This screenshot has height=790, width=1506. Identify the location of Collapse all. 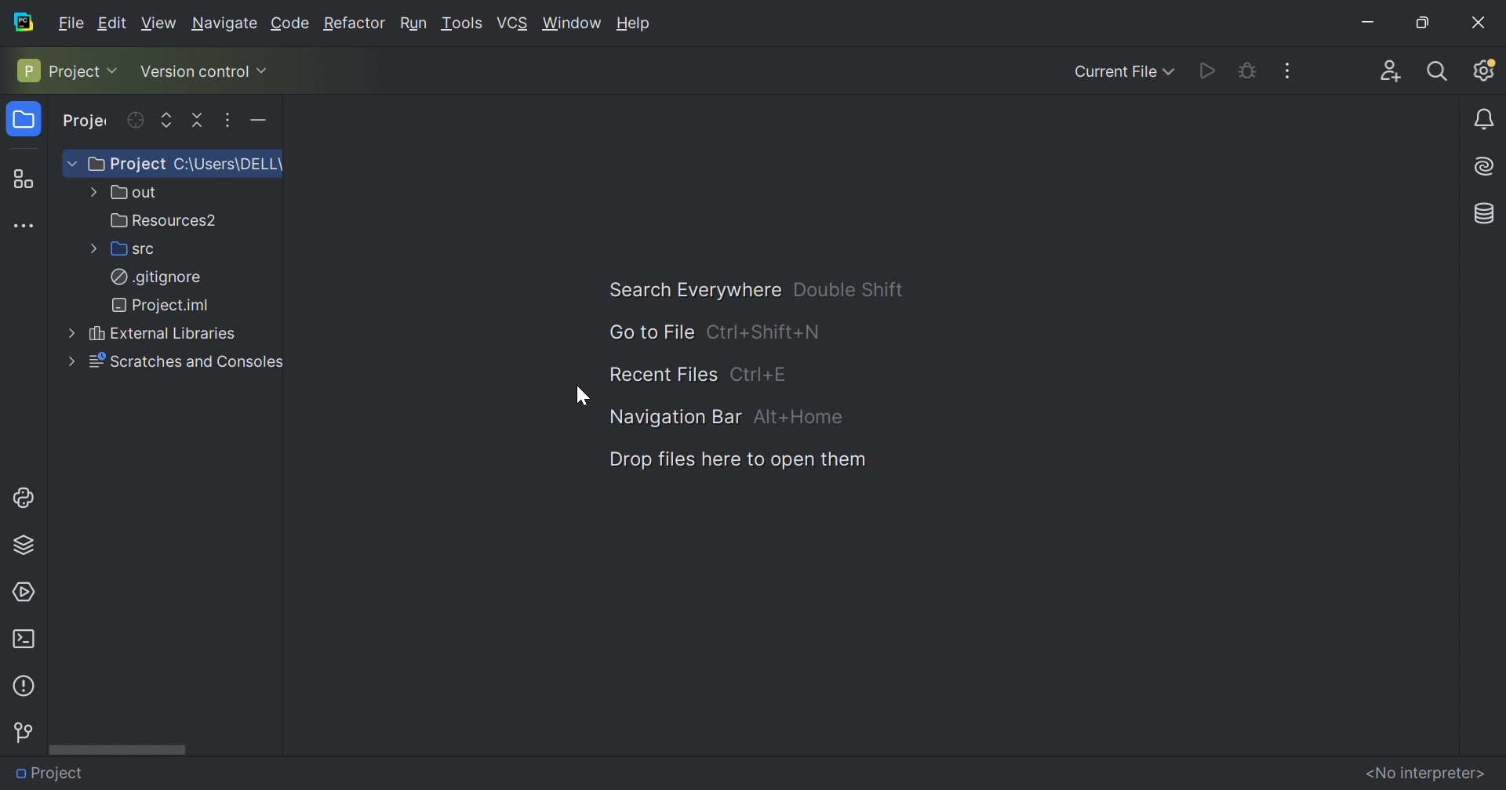
(198, 118).